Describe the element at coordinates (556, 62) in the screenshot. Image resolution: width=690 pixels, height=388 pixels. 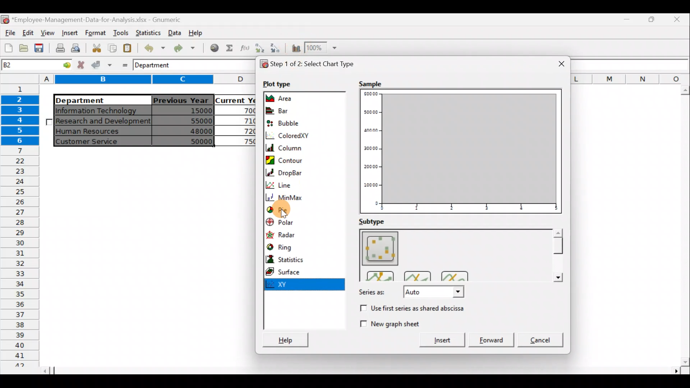
I see `Close` at that location.